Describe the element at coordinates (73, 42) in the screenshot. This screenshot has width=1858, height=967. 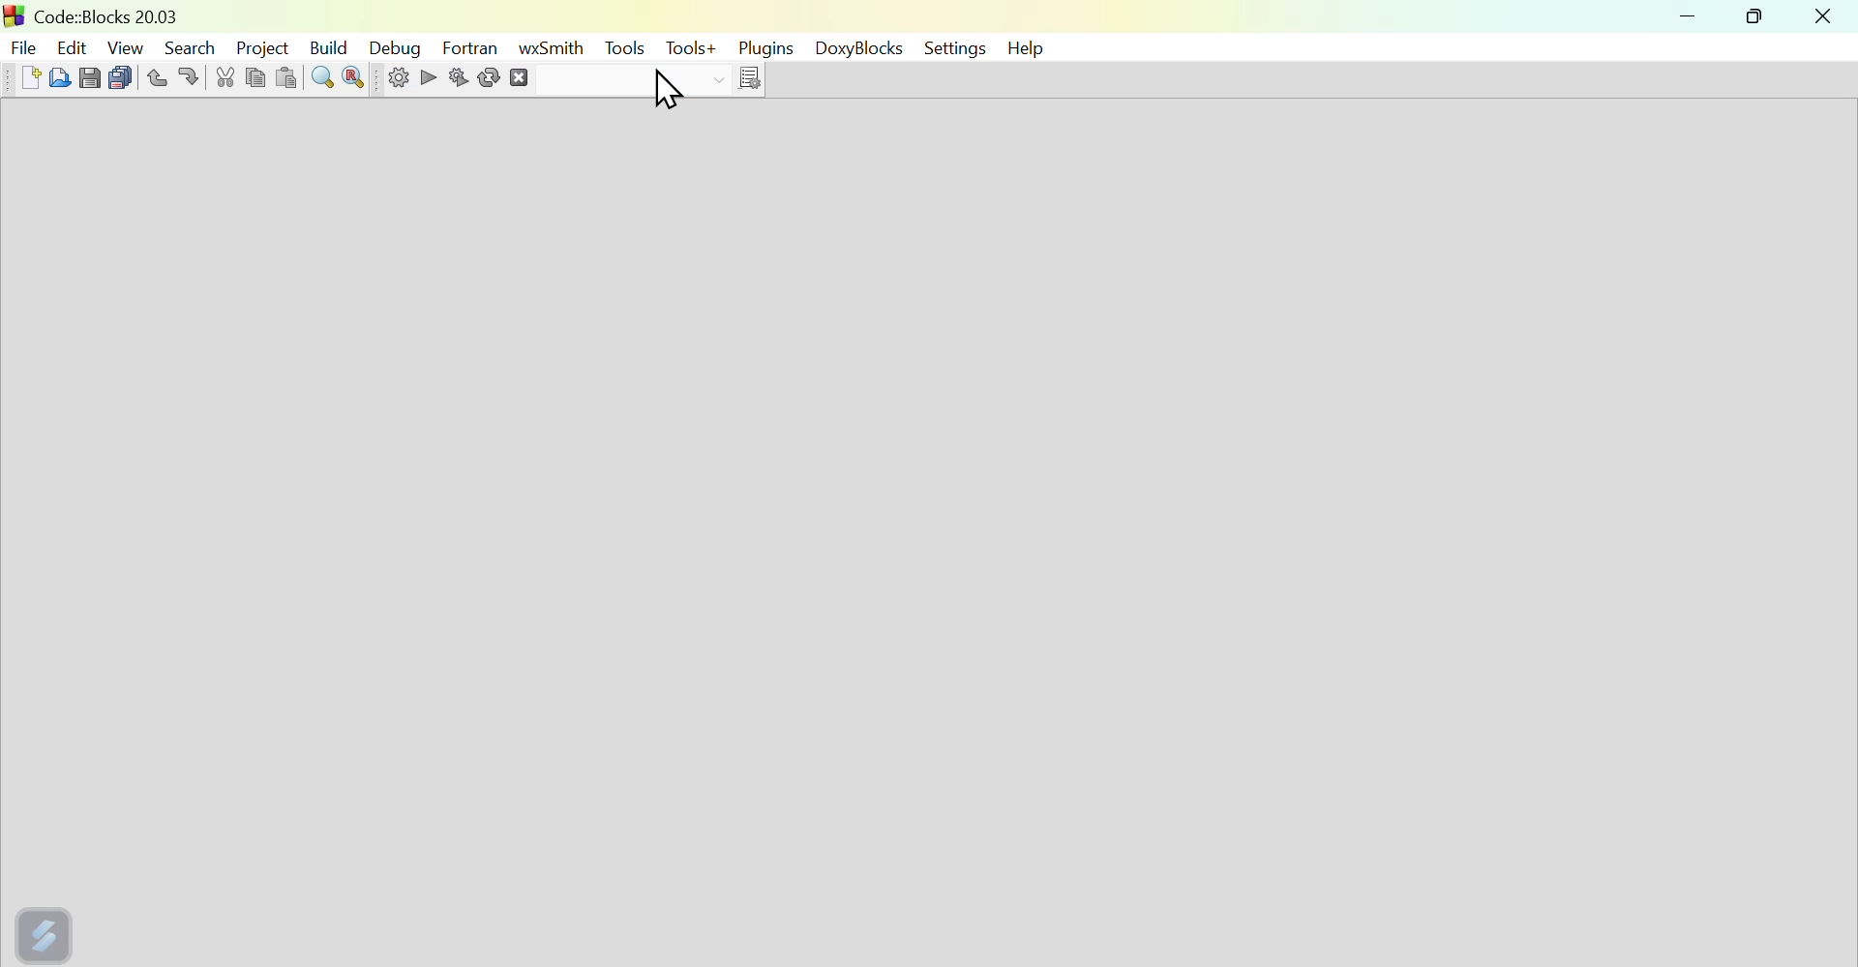
I see `edit` at that location.